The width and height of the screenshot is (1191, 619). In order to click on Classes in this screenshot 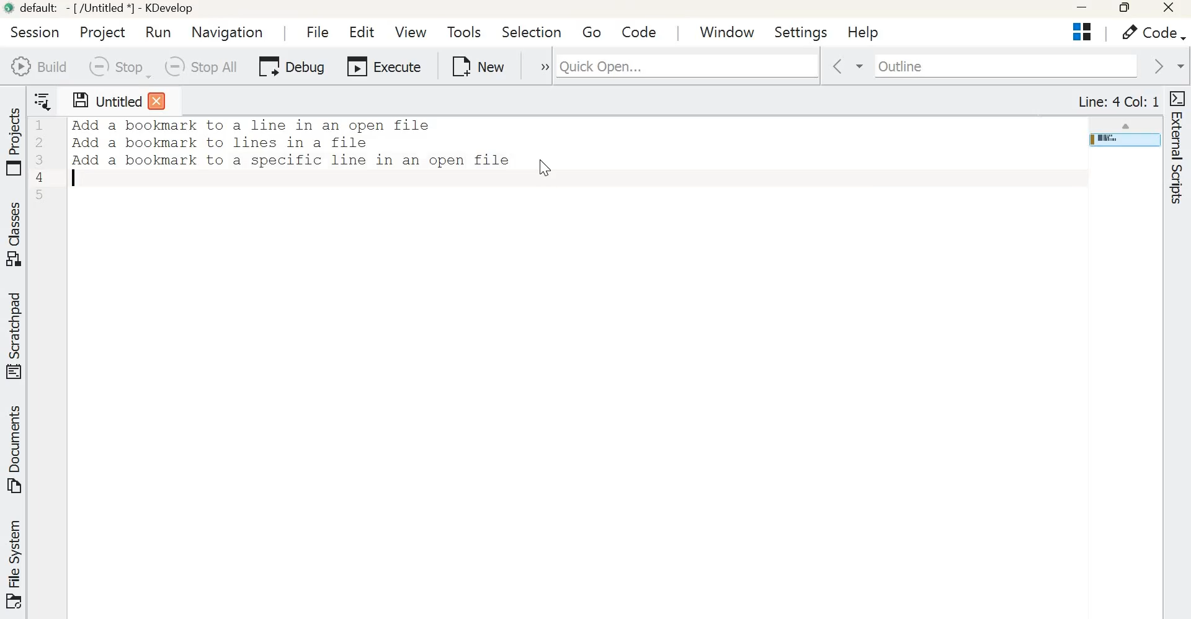, I will do `click(16, 236)`.